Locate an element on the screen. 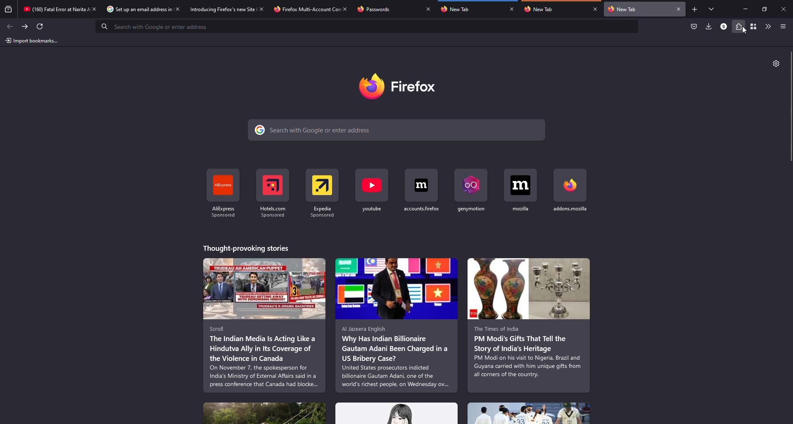 The height and width of the screenshot is (424, 793). stories is located at coordinates (264, 413).